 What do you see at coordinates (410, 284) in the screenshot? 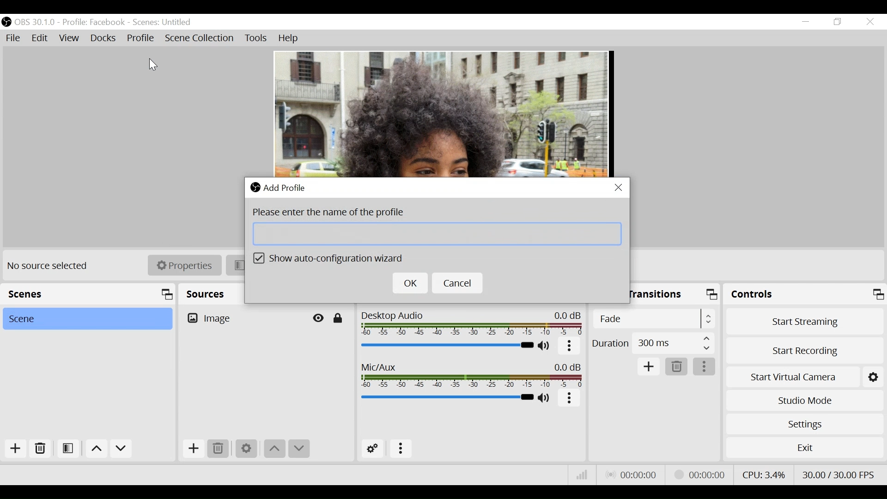
I see `OK` at bounding box center [410, 284].